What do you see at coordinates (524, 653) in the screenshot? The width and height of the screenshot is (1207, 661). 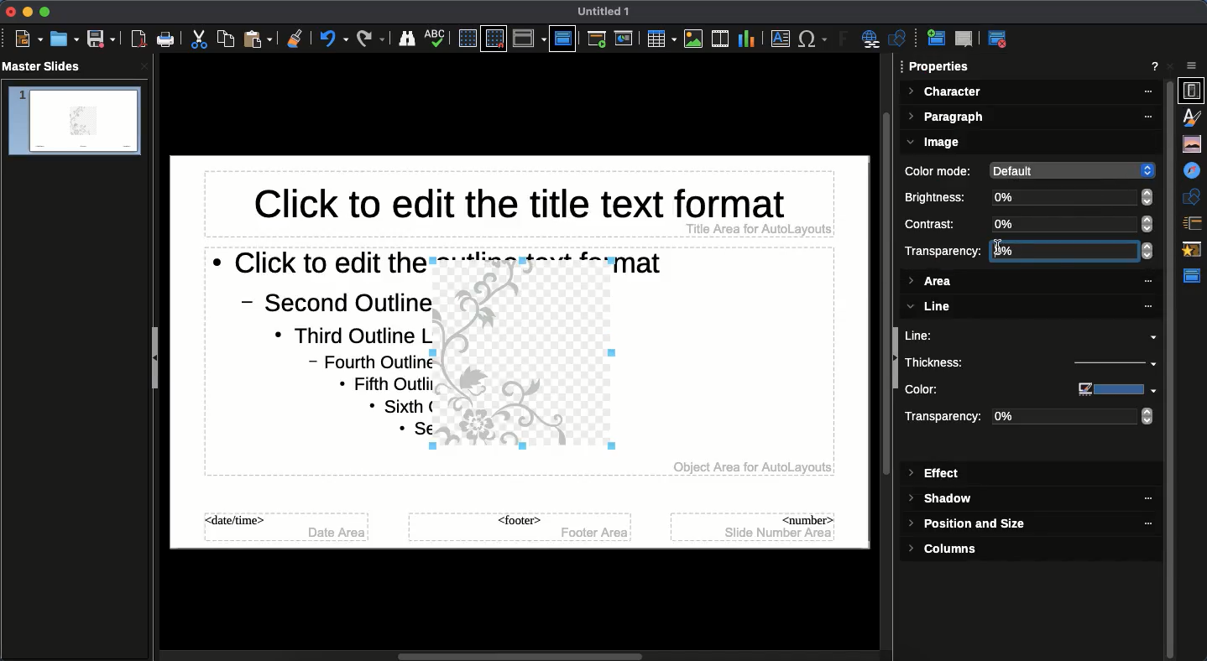 I see `horizontal Scroll bar` at bounding box center [524, 653].